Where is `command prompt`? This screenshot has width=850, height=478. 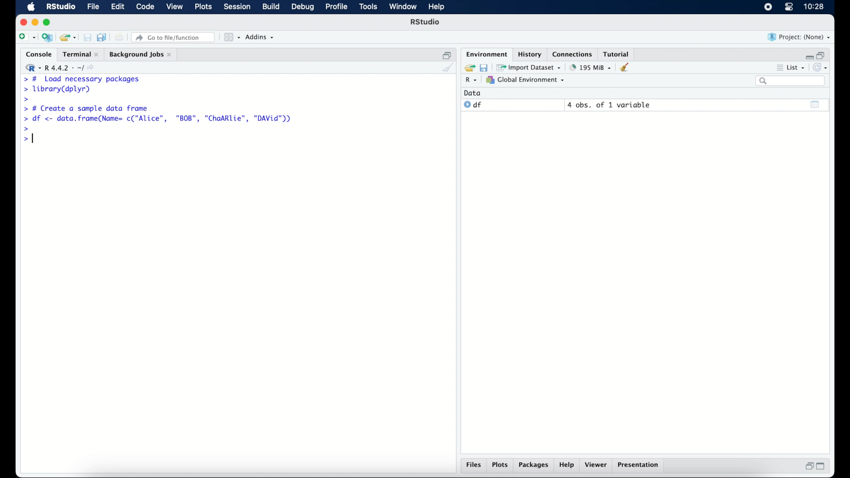 command prompt is located at coordinates (24, 100).